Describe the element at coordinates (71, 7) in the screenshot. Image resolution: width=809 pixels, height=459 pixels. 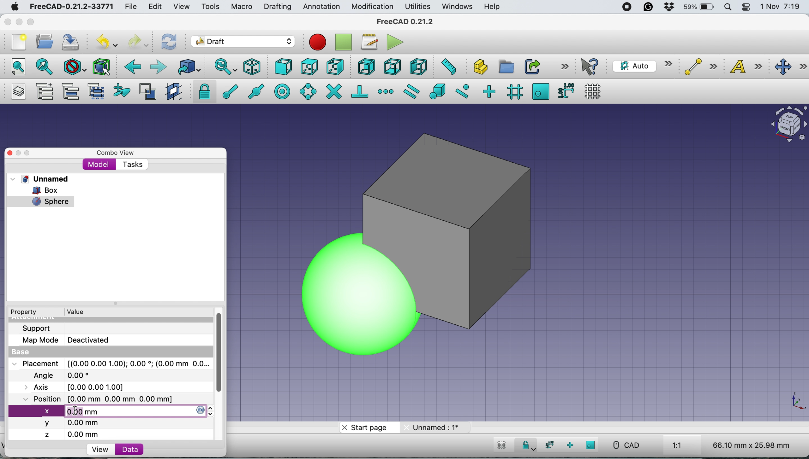
I see `freecad` at that location.